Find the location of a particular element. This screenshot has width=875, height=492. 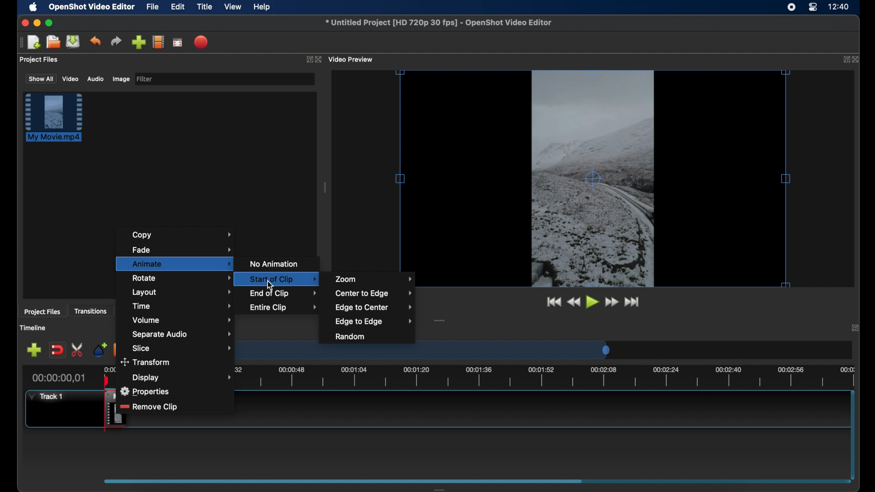

jump to start is located at coordinates (633, 302).